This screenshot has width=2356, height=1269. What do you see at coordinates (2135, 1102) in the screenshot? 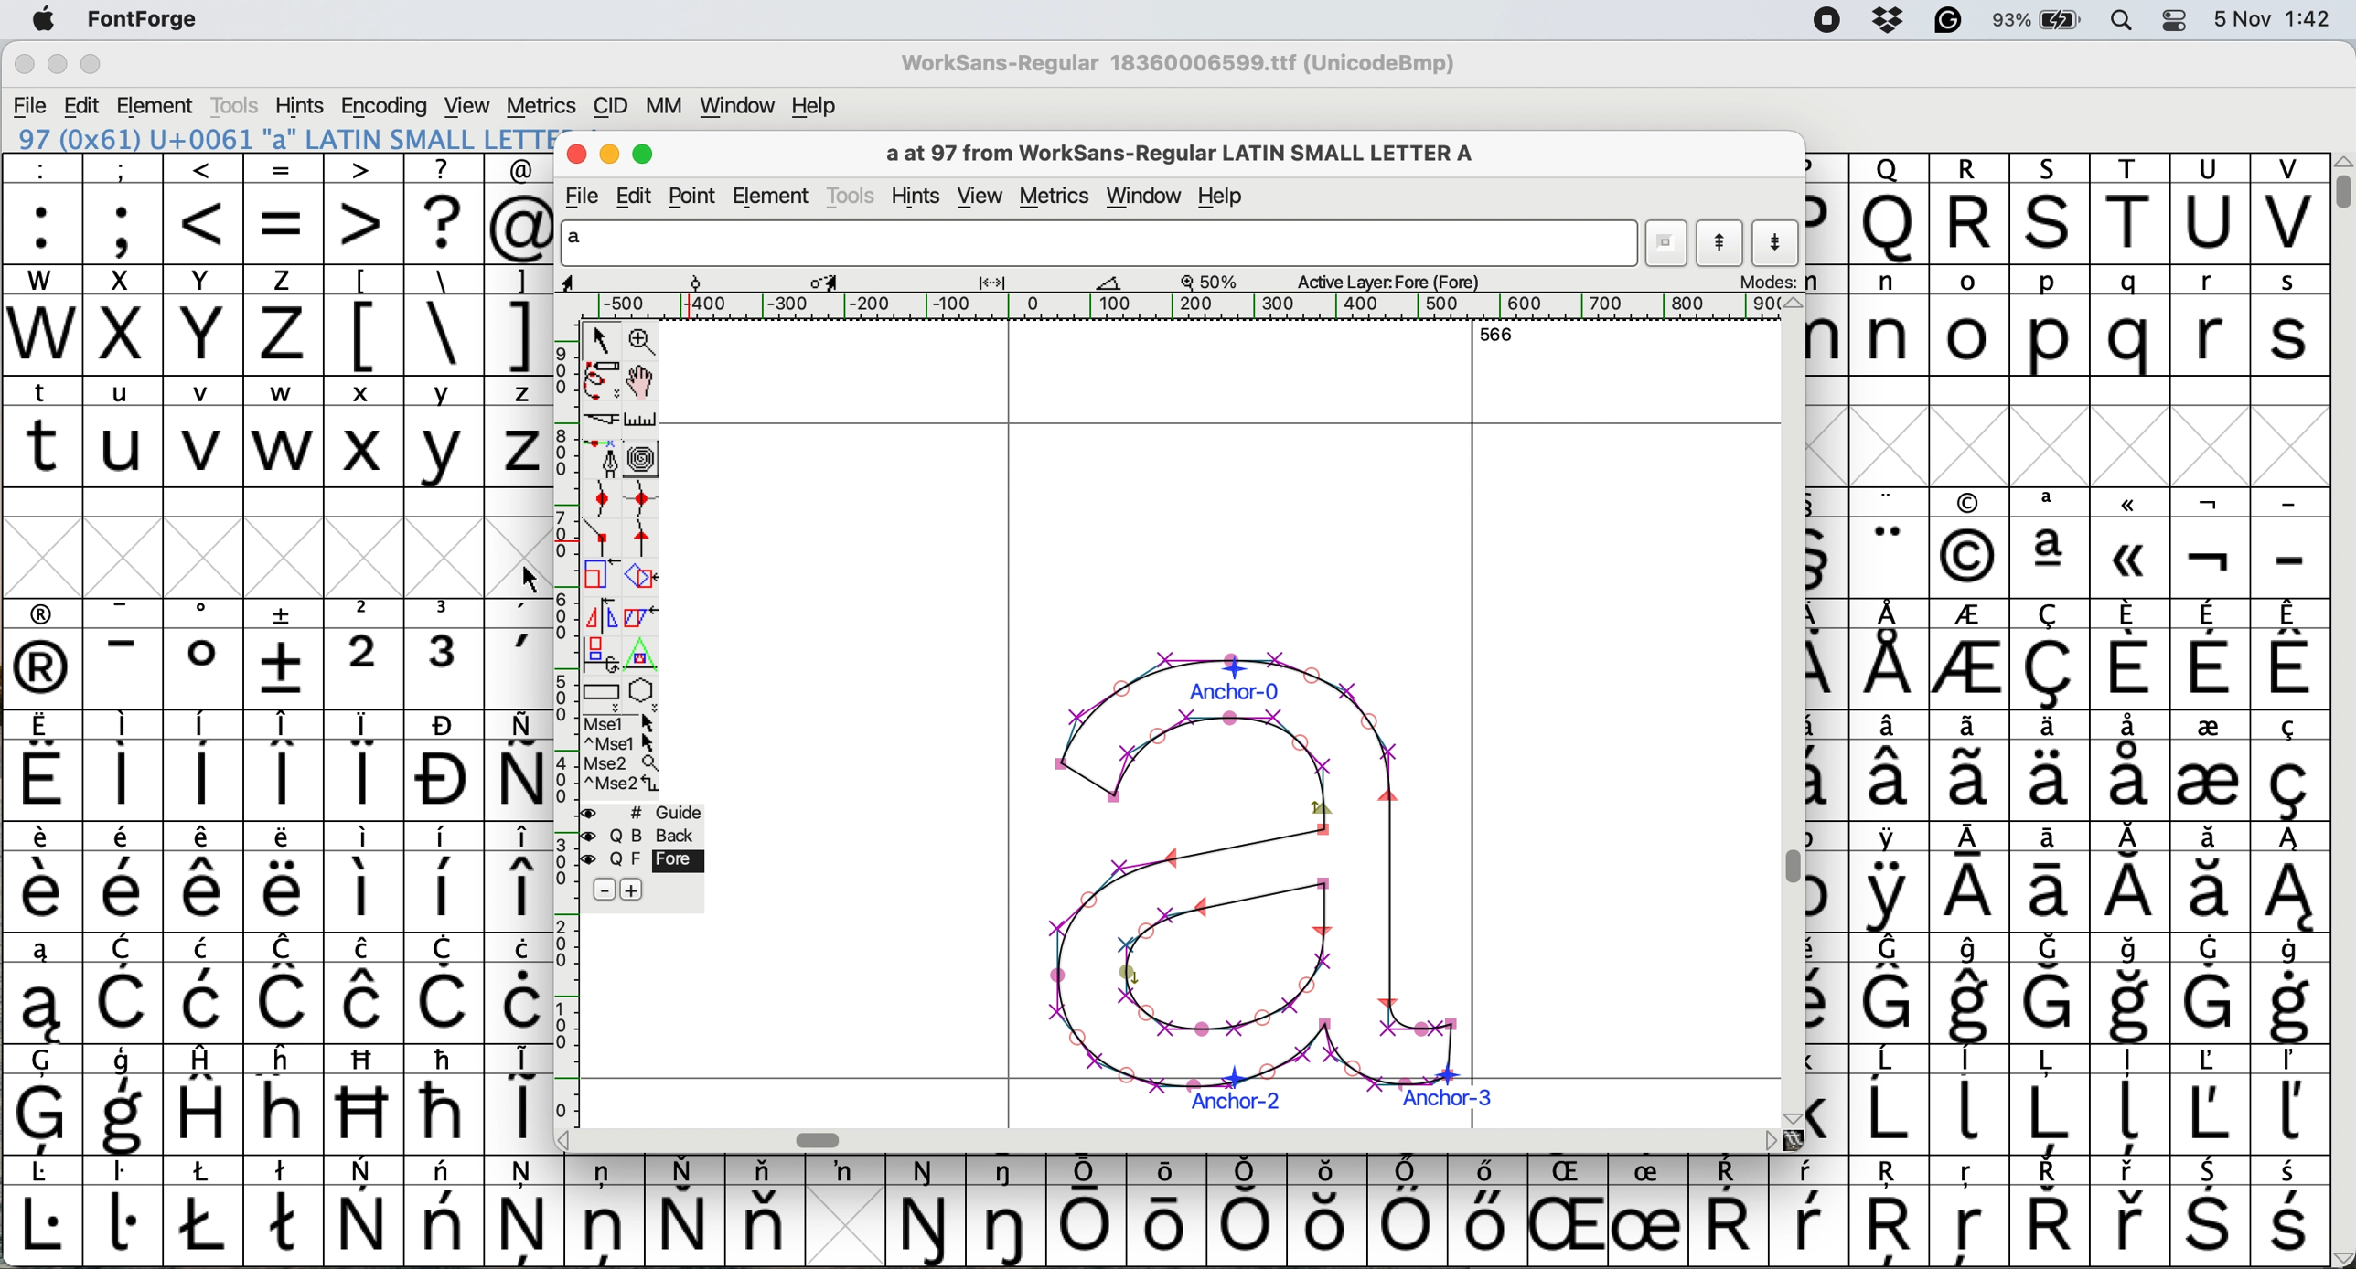
I see `symbol` at bounding box center [2135, 1102].